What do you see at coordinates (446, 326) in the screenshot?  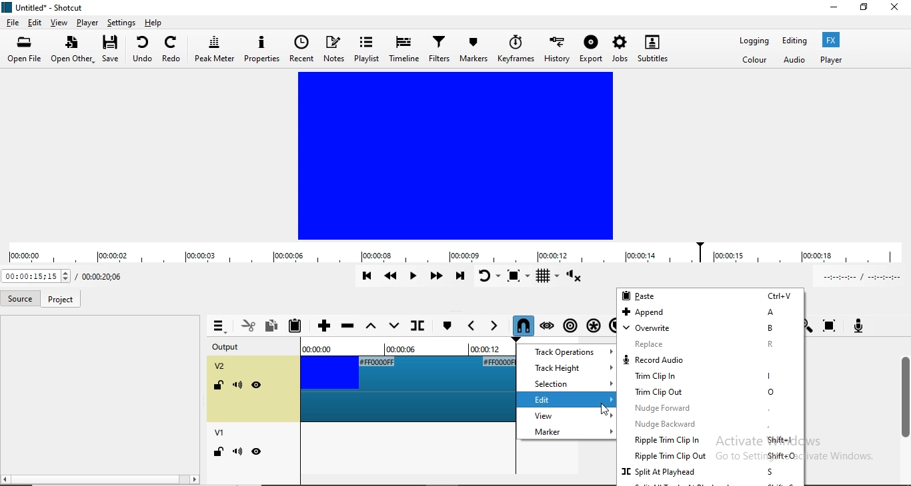 I see `Next marker` at bounding box center [446, 326].